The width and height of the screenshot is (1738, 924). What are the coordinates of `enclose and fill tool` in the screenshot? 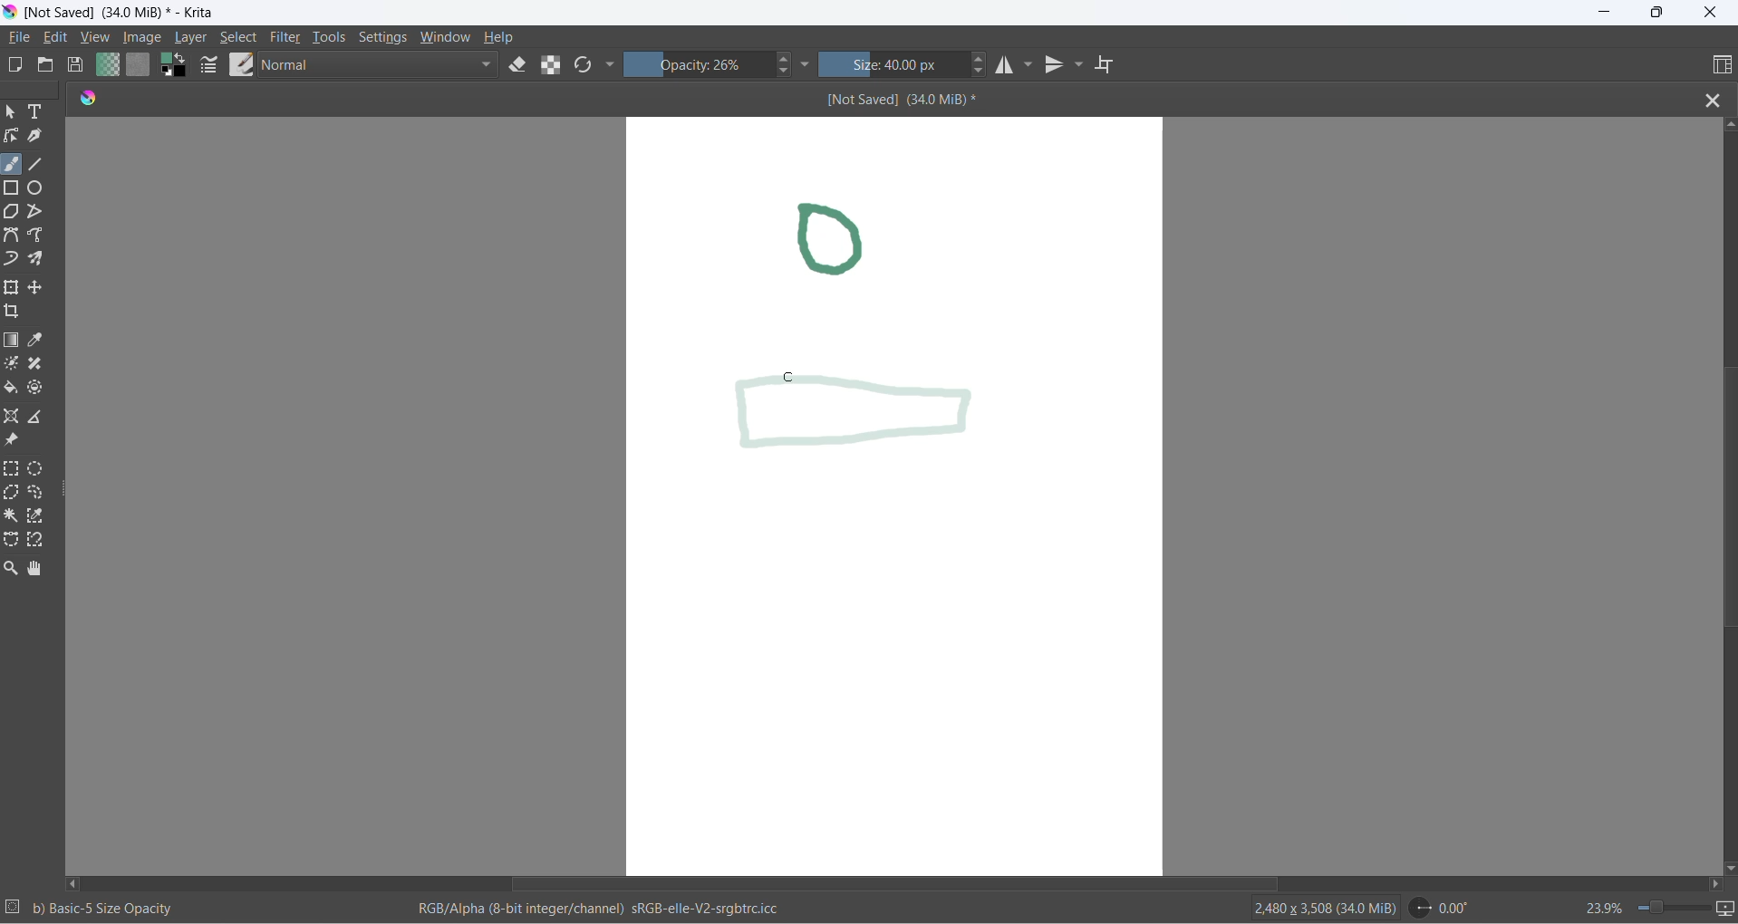 It's located at (41, 386).